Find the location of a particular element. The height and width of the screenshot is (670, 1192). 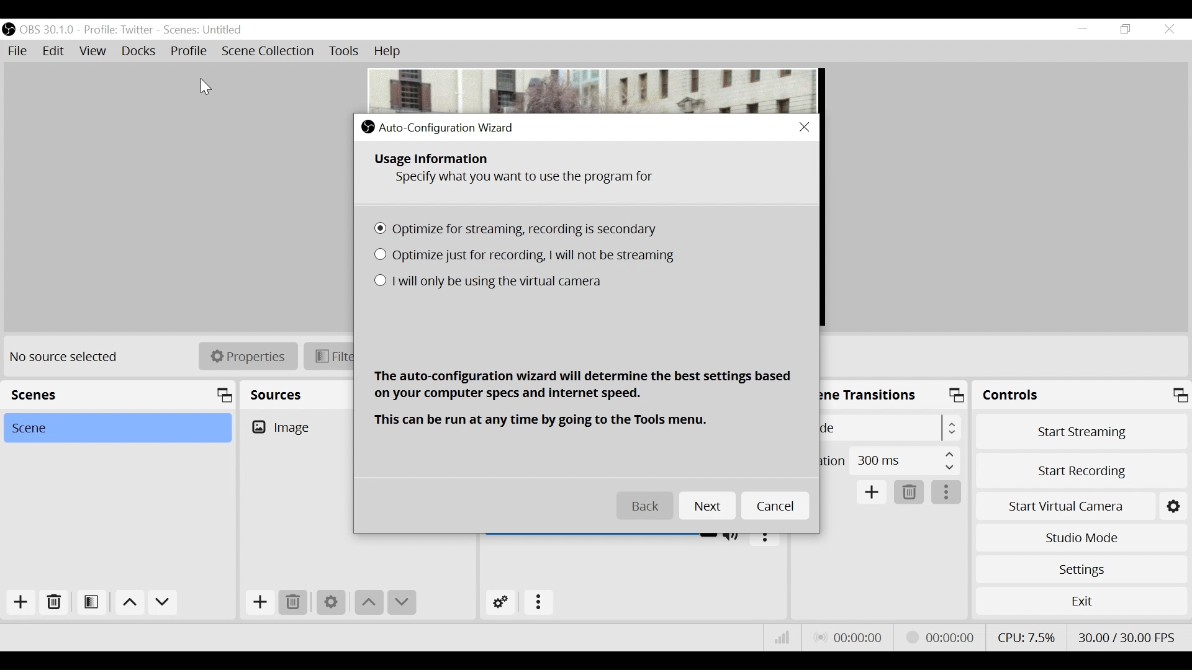

Next  is located at coordinates (707, 506).